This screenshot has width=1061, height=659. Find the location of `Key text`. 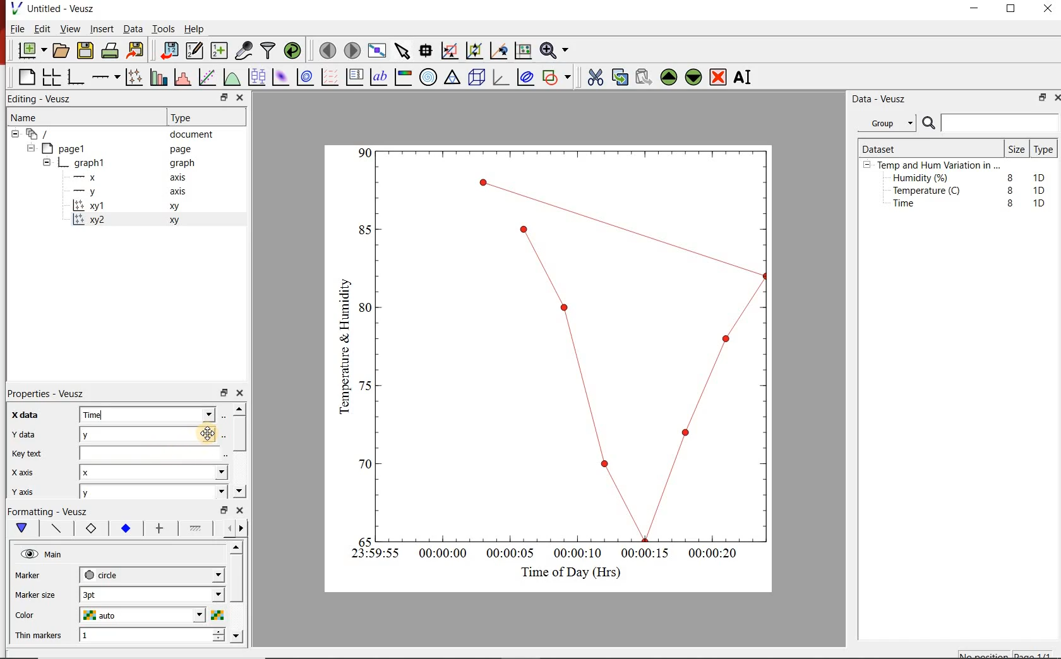

Key text is located at coordinates (109, 454).